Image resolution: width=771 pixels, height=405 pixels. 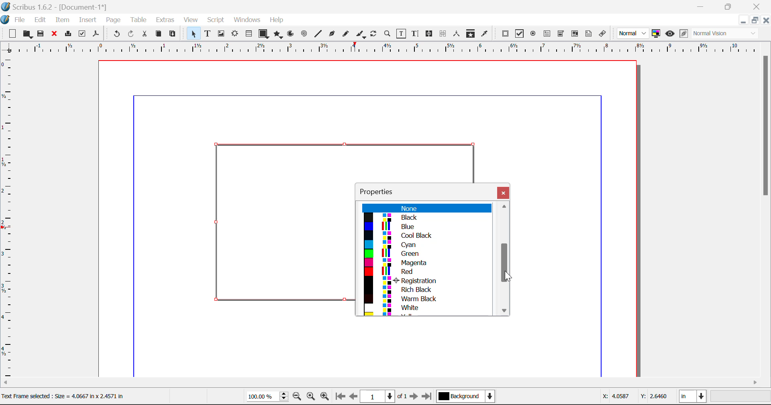 What do you see at coordinates (374, 33) in the screenshot?
I see `Rotate` at bounding box center [374, 33].